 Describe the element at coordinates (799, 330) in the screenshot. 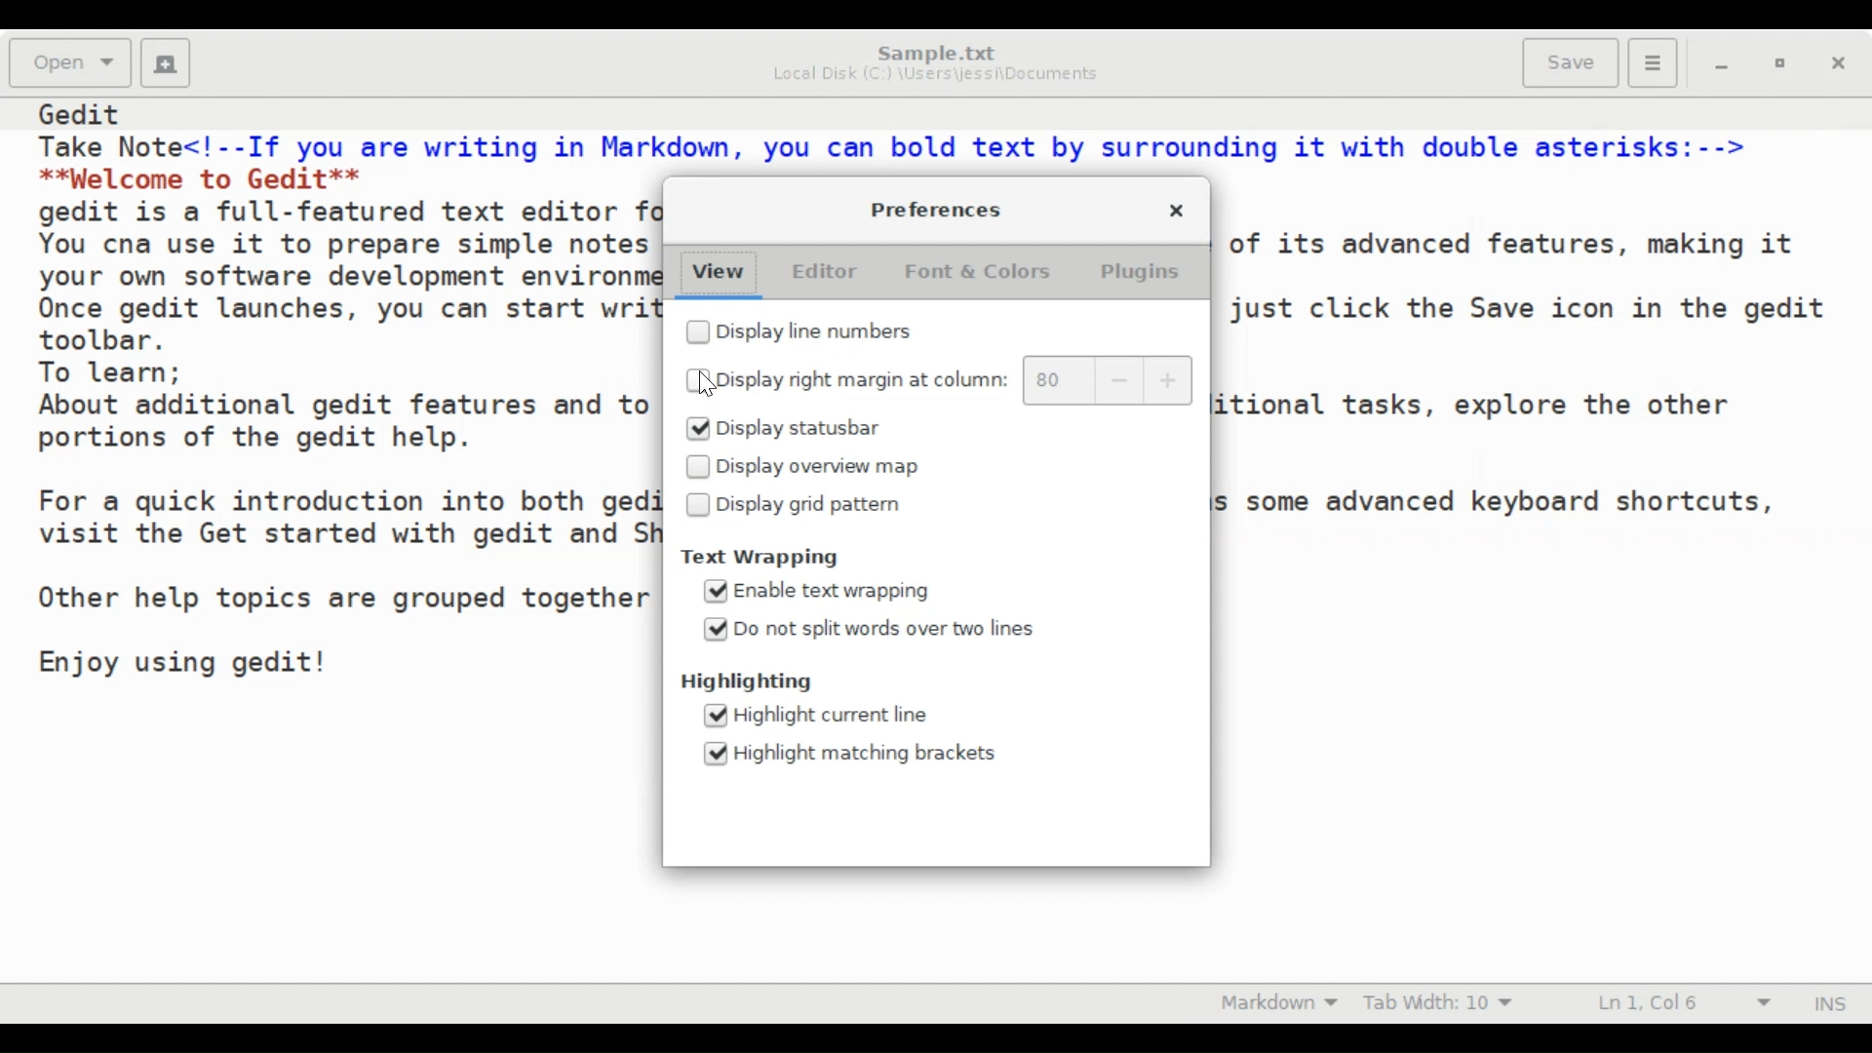

I see `(un)select Display line numbers` at that location.